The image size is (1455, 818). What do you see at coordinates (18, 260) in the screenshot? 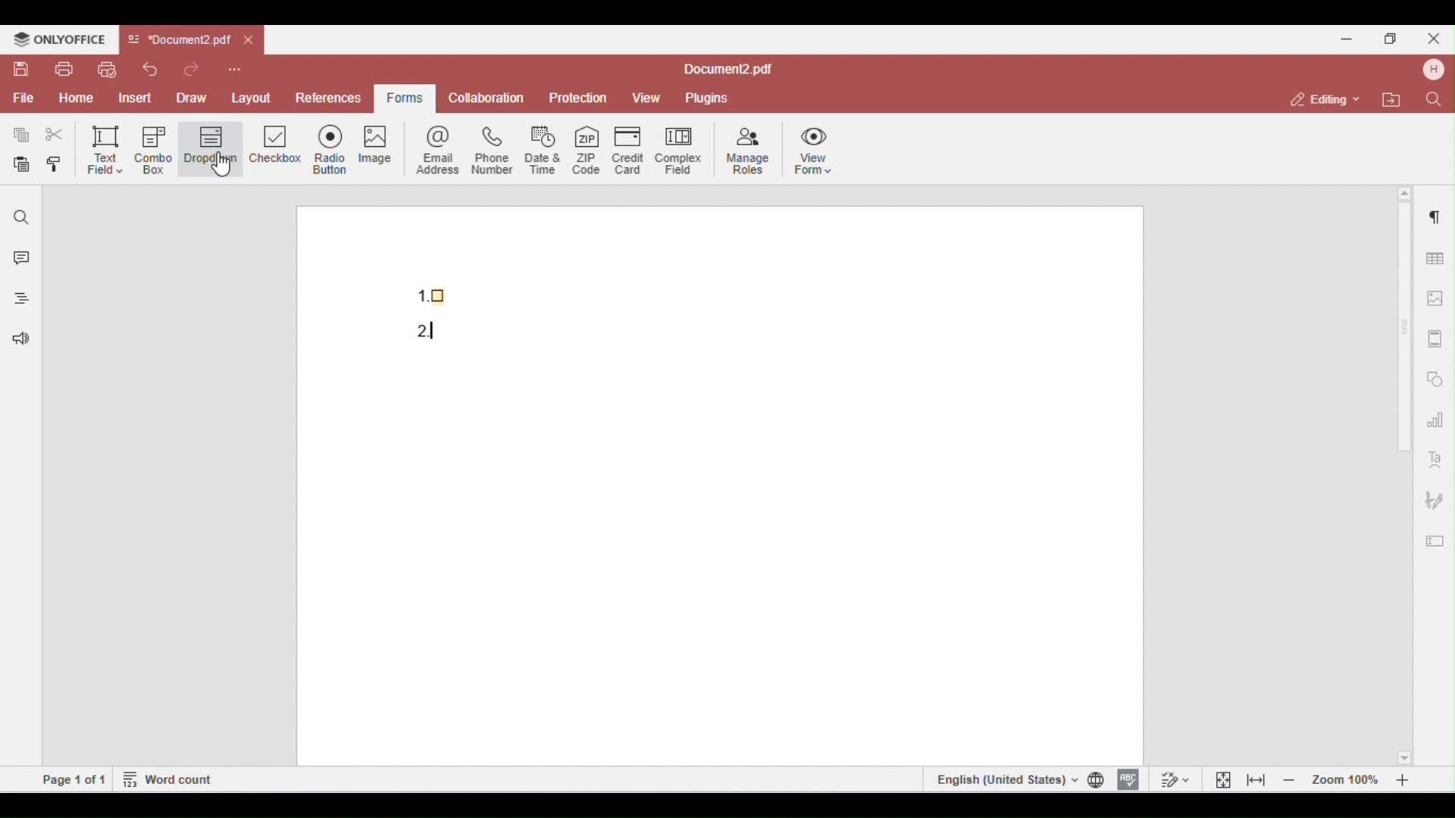
I see `comments` at bounding box center [18, 260].